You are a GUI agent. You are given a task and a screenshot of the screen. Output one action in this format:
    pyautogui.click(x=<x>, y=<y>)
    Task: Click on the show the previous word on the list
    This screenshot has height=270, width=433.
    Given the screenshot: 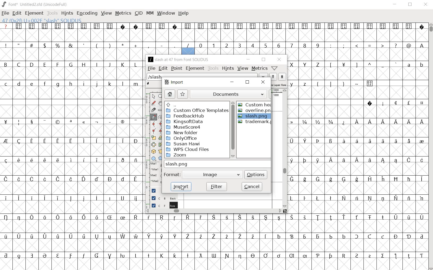 What is the action you would take?
    pyautogui.click(x=283, y=76)
    